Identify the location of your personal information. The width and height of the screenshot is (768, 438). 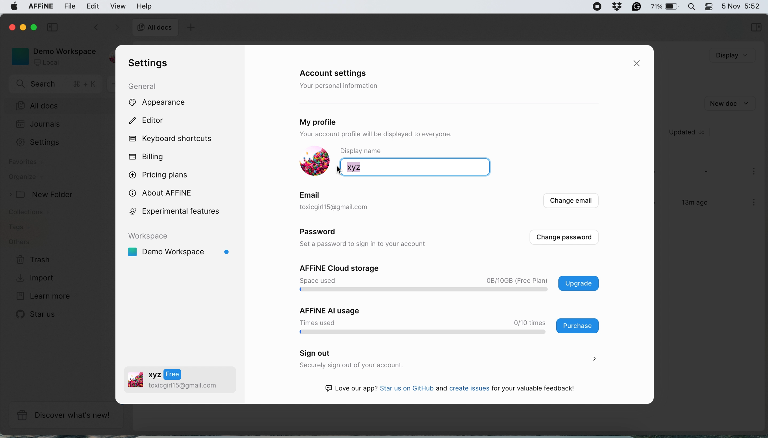
(341, 86).